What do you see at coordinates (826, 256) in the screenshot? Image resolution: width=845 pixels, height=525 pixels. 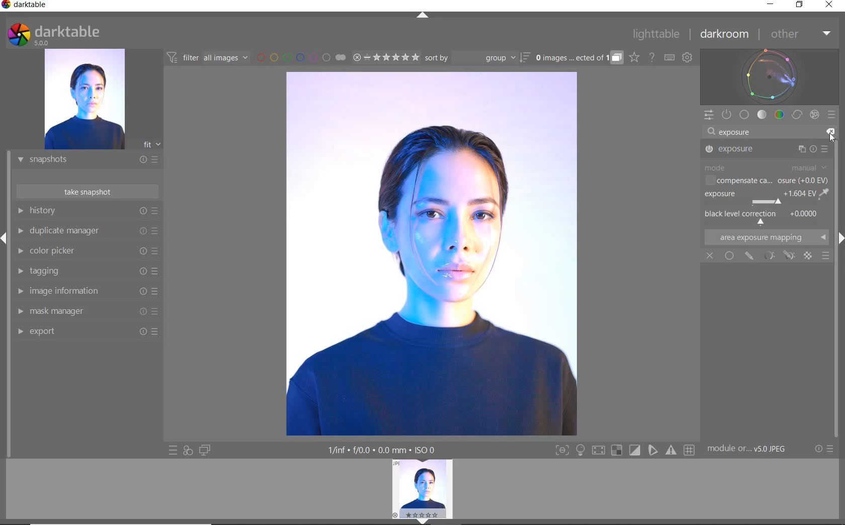 I see `BLENDING OPTIONS` at bounding box center [826, 256].